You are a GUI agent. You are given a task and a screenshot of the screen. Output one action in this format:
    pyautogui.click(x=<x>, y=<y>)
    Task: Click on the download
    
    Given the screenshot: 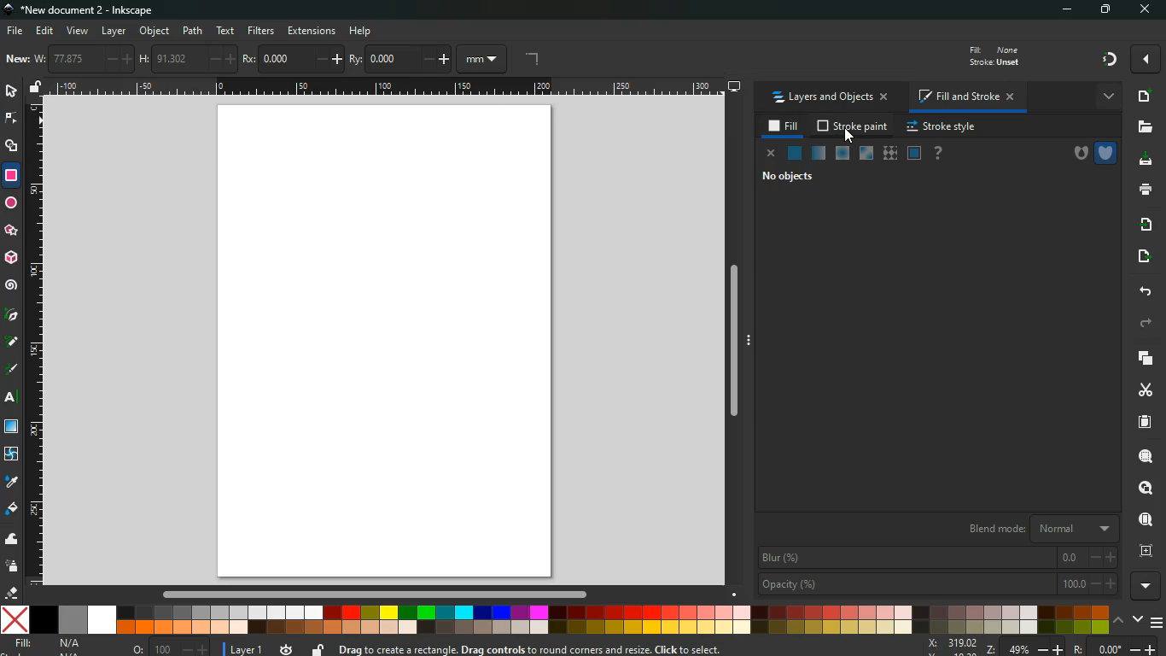 What is the action you would take?
    pyautogui.click(x=1144, y=161)
    